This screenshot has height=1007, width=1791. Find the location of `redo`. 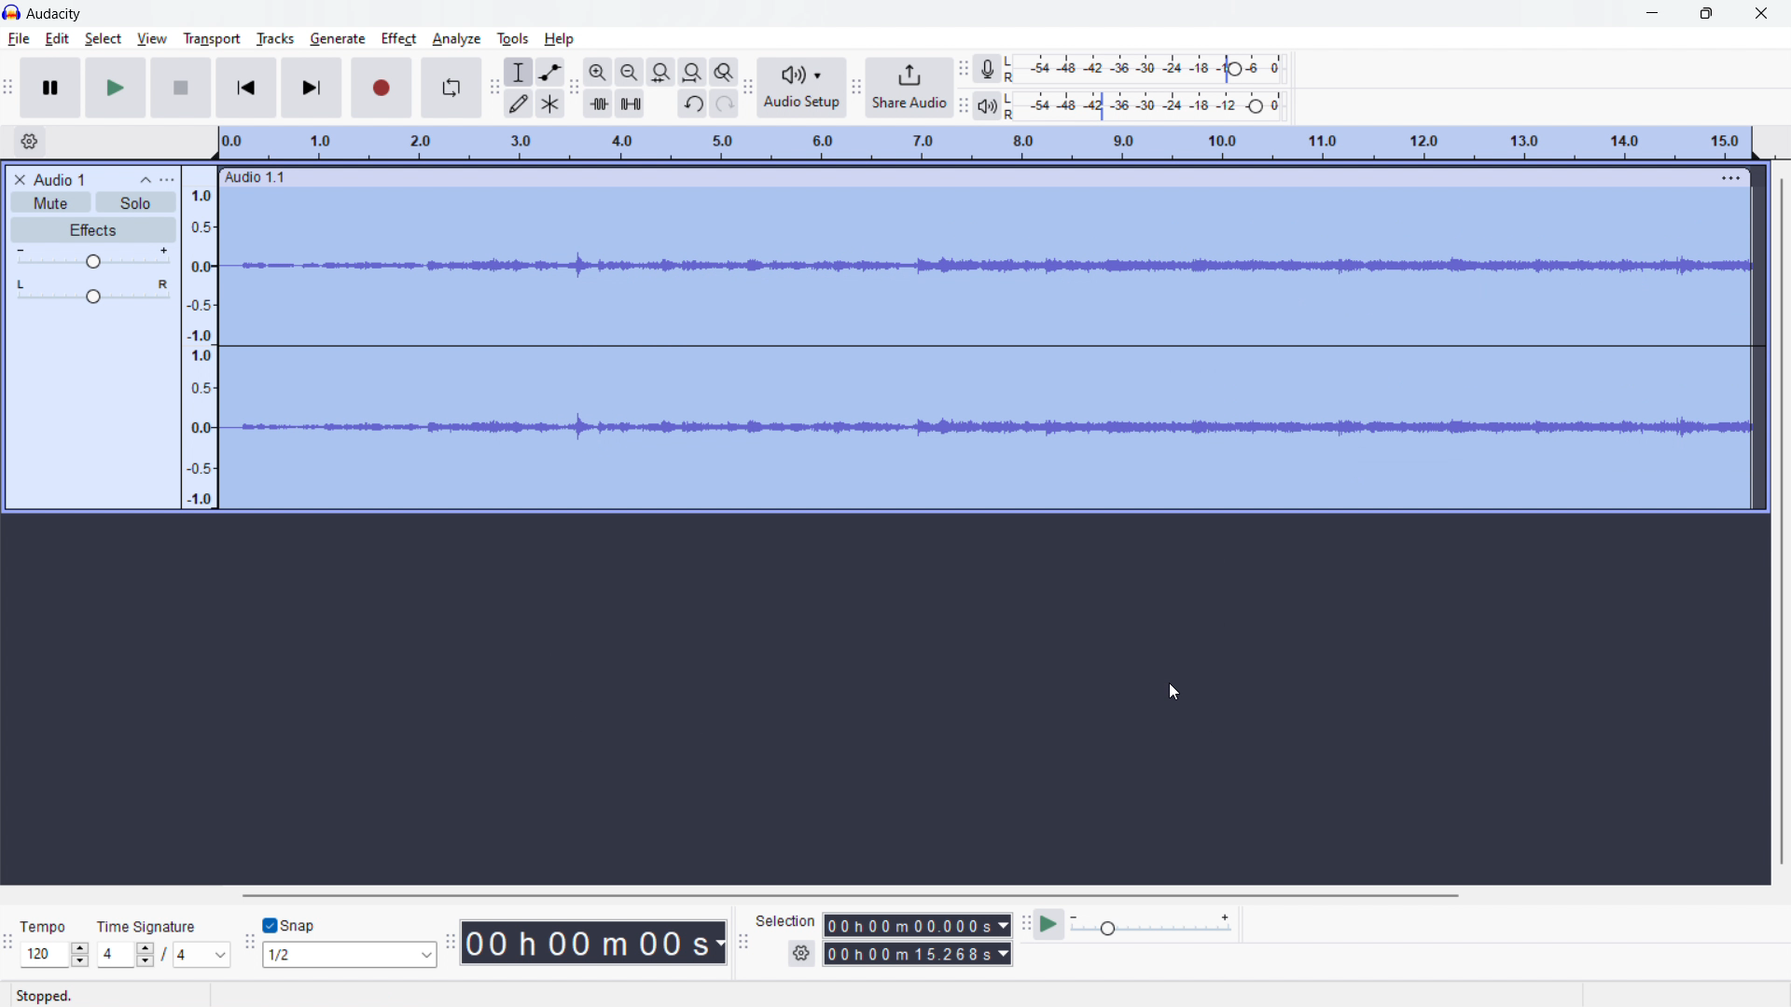

redo is located at coordinates (724, 103).